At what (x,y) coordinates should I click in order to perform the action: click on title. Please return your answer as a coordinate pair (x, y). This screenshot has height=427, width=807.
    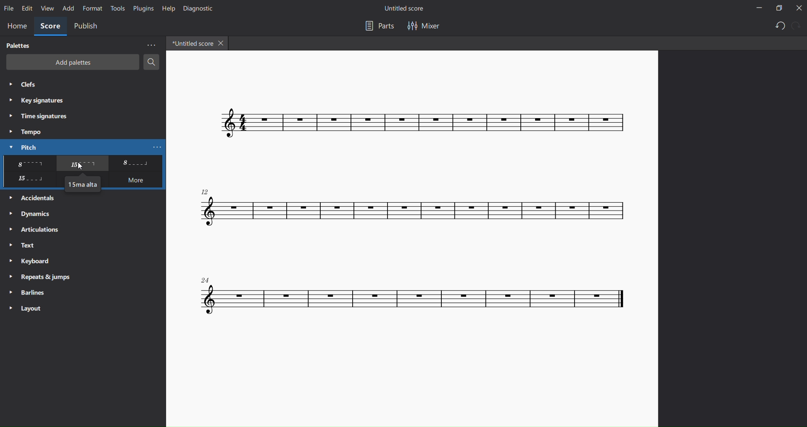
    Looking at the image, I should click on (407, 9).